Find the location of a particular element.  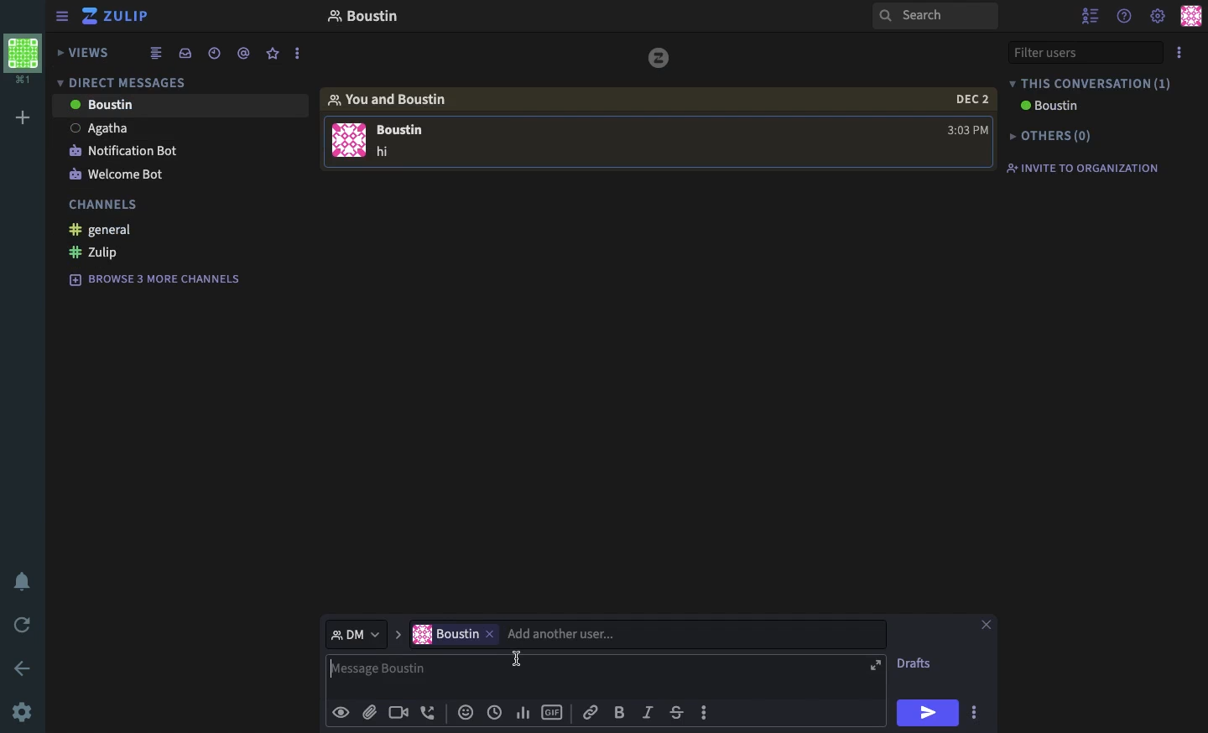

zulip is located at coordinates (662, 61).